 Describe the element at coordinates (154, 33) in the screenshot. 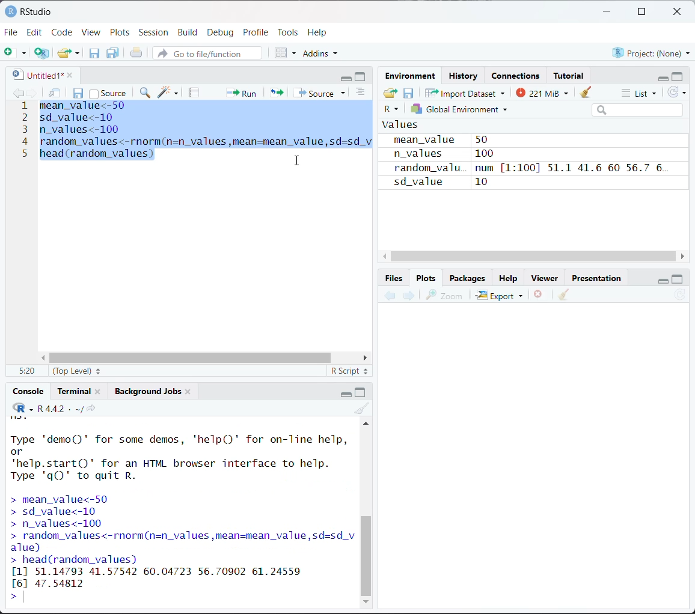

I see `Session` at that location.